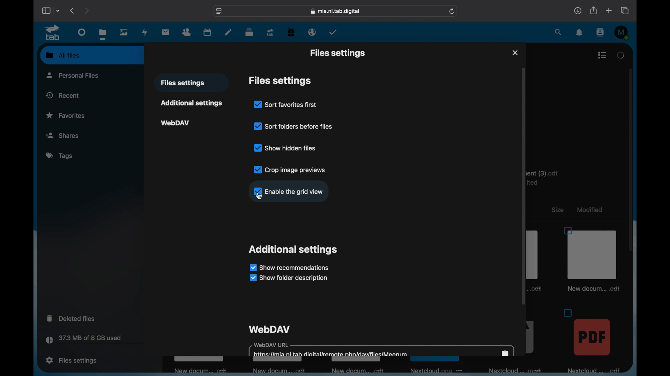 This screenshot has width=670, height=376. Describe the element at coordinates (103, 34) in the screenshot. I see `files` at that location.